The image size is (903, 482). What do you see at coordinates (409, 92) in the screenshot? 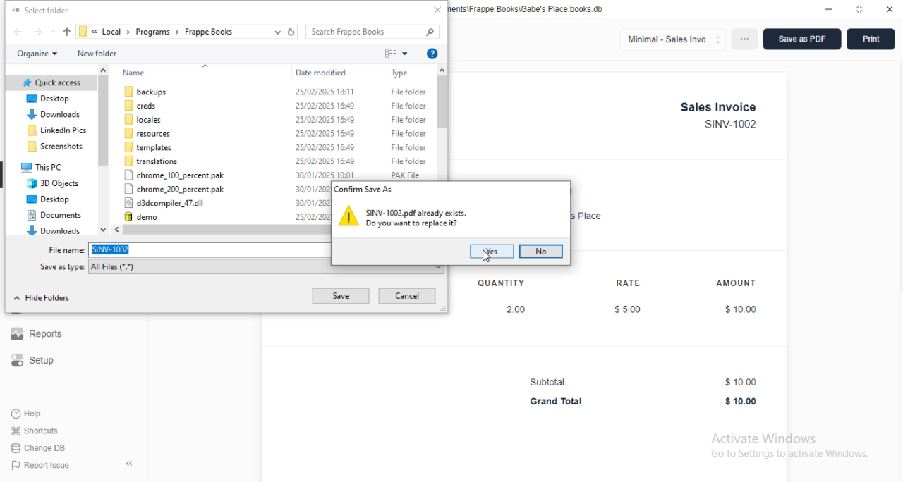
I see `file folder` at bounding box center [409, 92].